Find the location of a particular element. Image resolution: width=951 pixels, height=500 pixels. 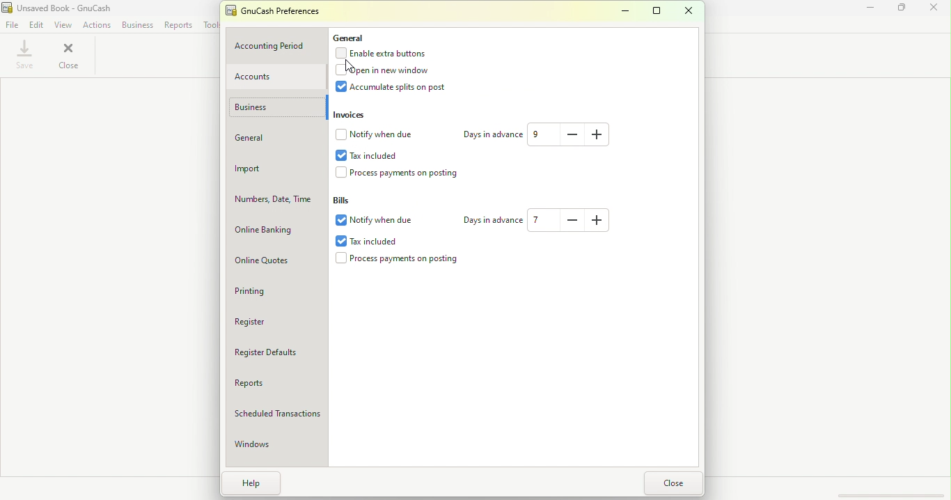

Close is located at coordinates (690, 11).